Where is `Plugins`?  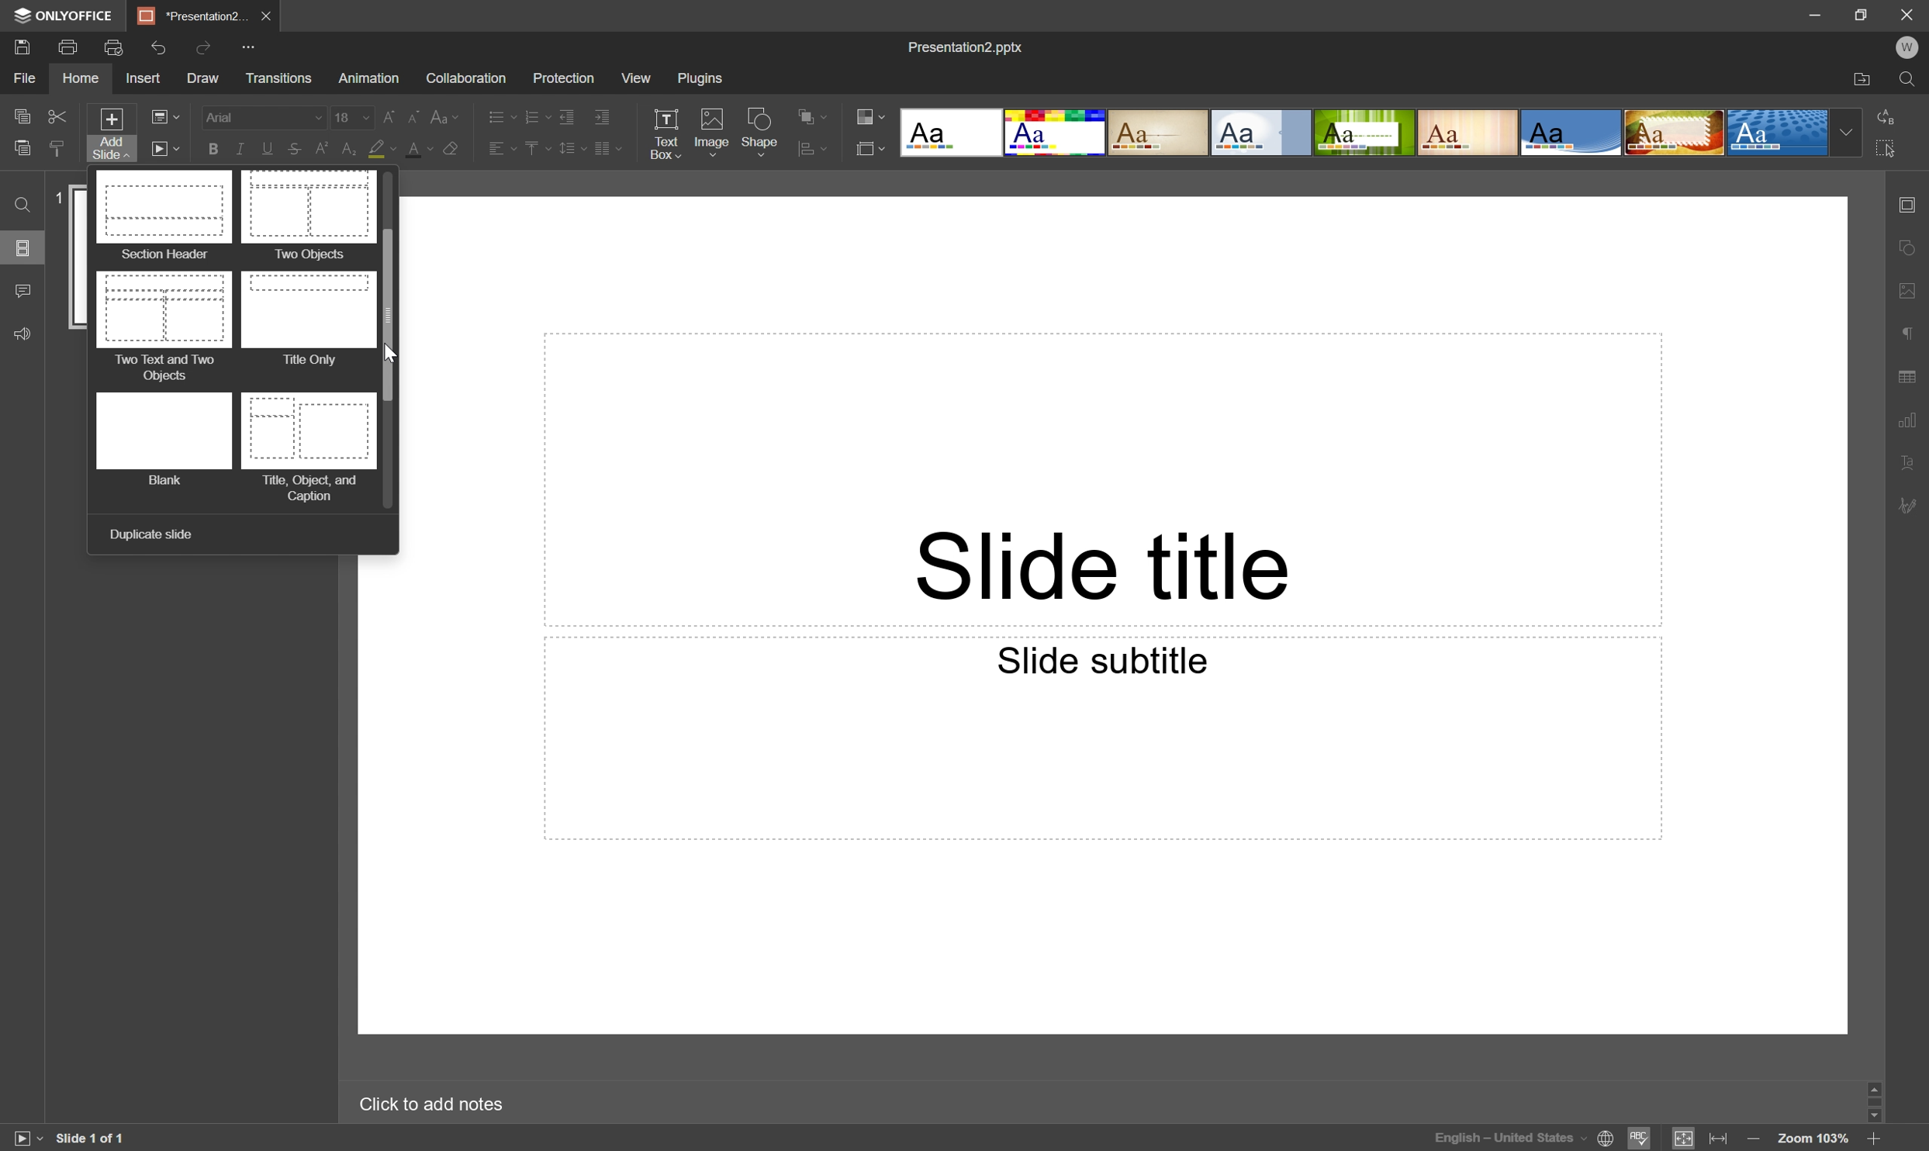 Plugins is located at coordinates (702, 78).